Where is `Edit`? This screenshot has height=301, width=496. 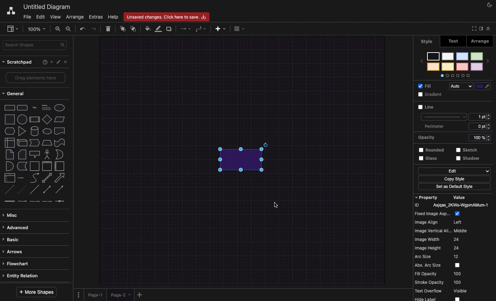
Edit is located at coordinates (59, 62).